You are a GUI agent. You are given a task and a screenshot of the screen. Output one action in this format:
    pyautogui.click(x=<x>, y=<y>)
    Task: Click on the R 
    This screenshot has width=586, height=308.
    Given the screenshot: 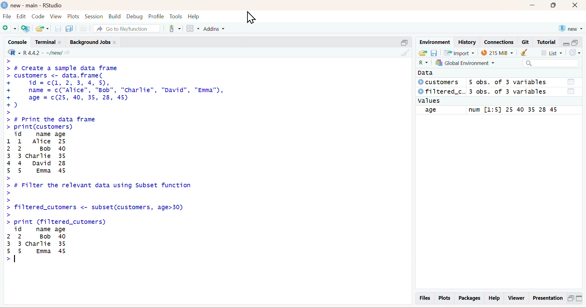 What is the action you would take?
    pyautogui.click(x=421, y=63)
    